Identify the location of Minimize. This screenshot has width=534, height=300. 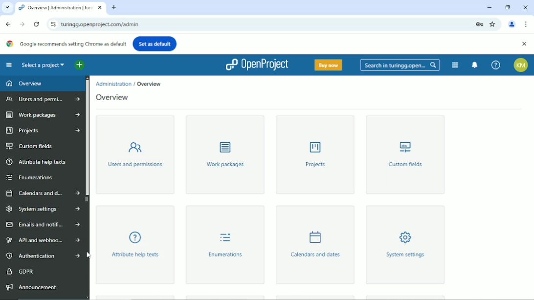
(489, 7).